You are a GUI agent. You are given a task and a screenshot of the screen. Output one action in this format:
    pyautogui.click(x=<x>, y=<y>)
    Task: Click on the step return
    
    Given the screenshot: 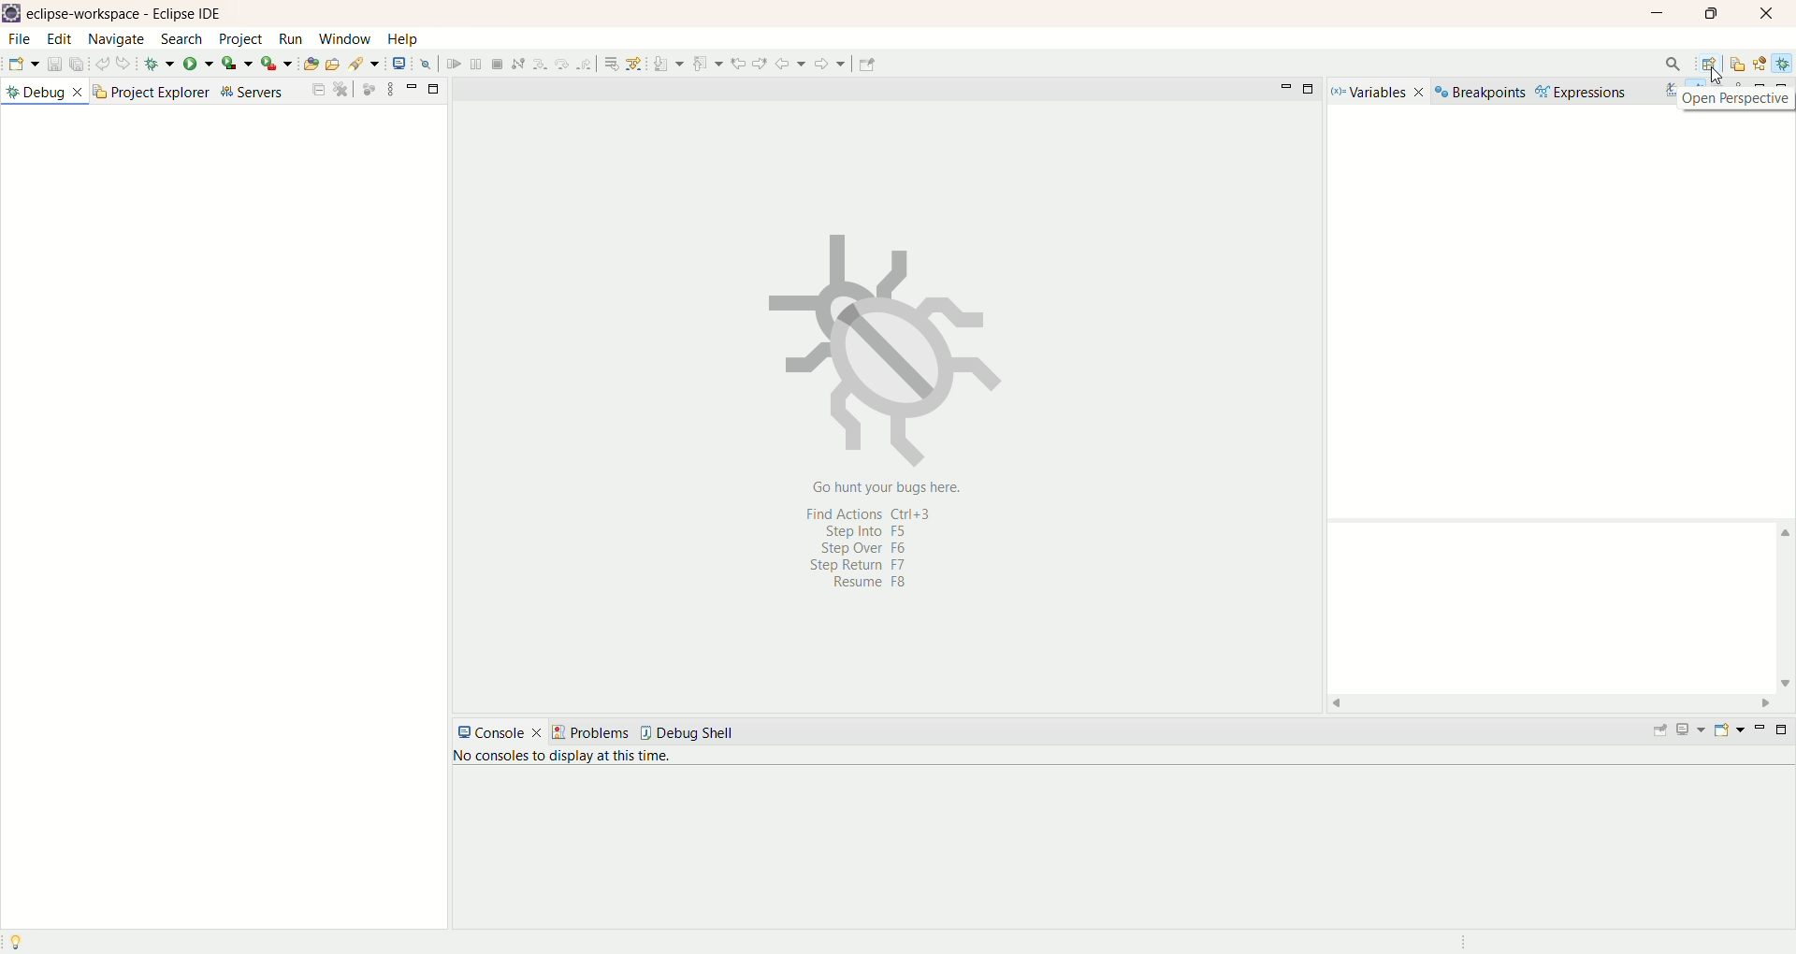 What is the action you would take?
    pyautogui.click(x=721, y=64)
    